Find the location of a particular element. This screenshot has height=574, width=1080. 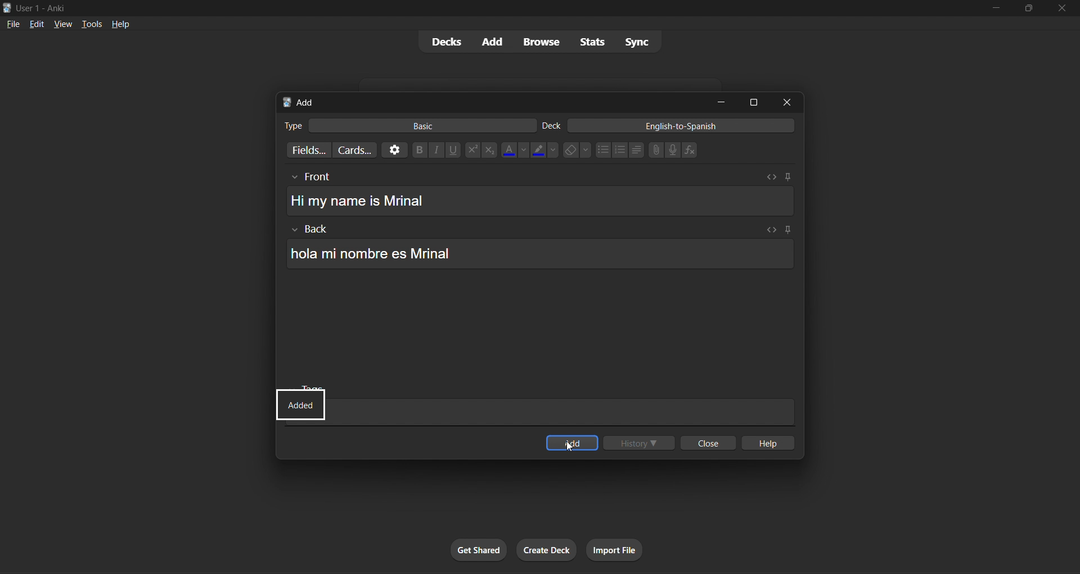

card front english text box  is located at coordinates (539, 194).